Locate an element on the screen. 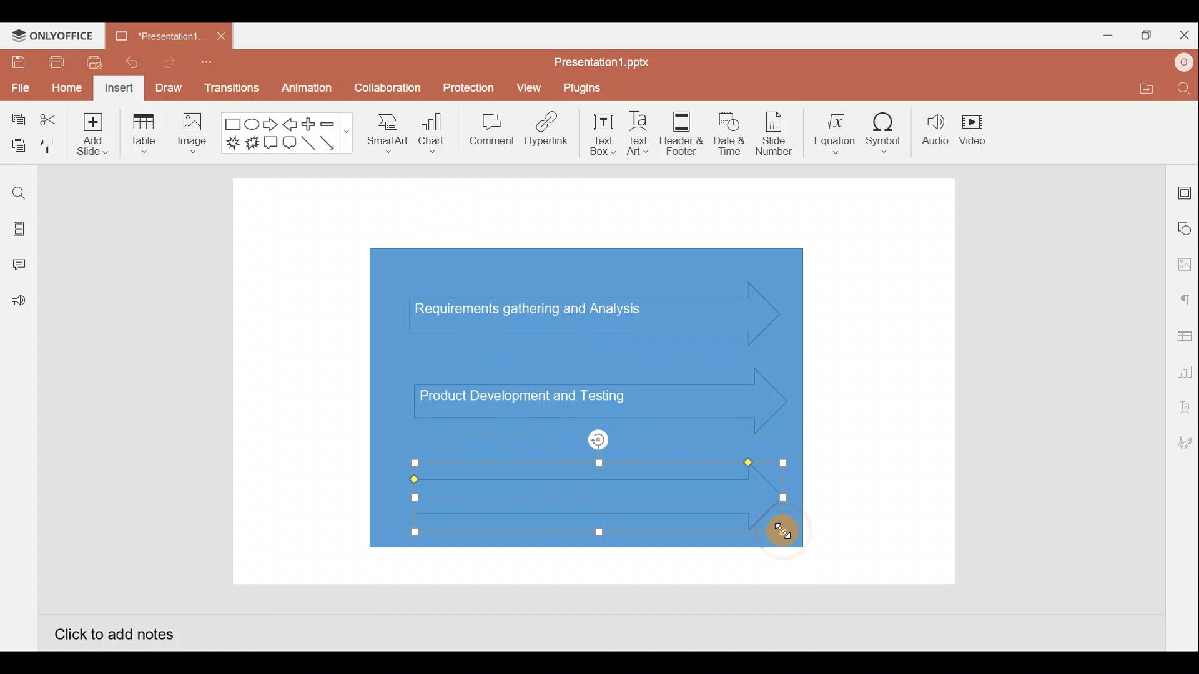 This screenshot has width=1199, height=674. Animation is located at coordinates (308, 91).